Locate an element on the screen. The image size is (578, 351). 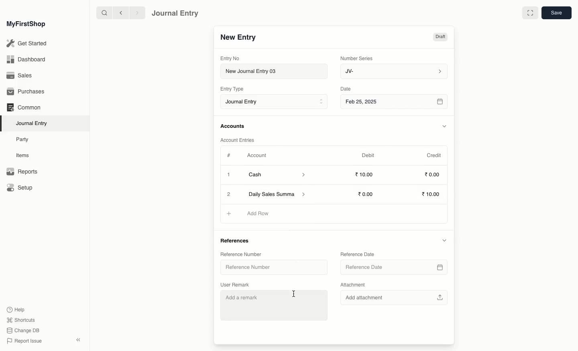
search is located at coordinates (102, 13).